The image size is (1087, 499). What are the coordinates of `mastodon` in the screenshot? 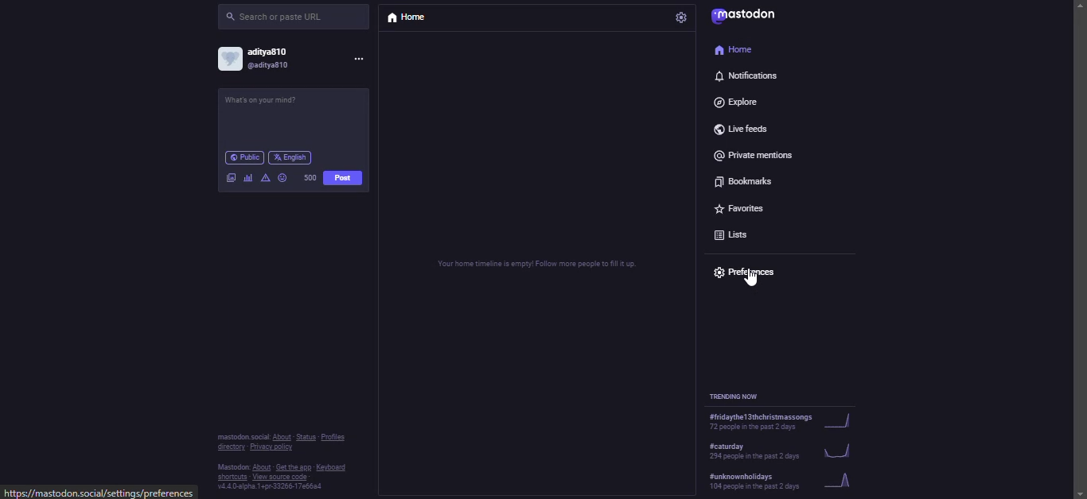 It's located at (756, 17).